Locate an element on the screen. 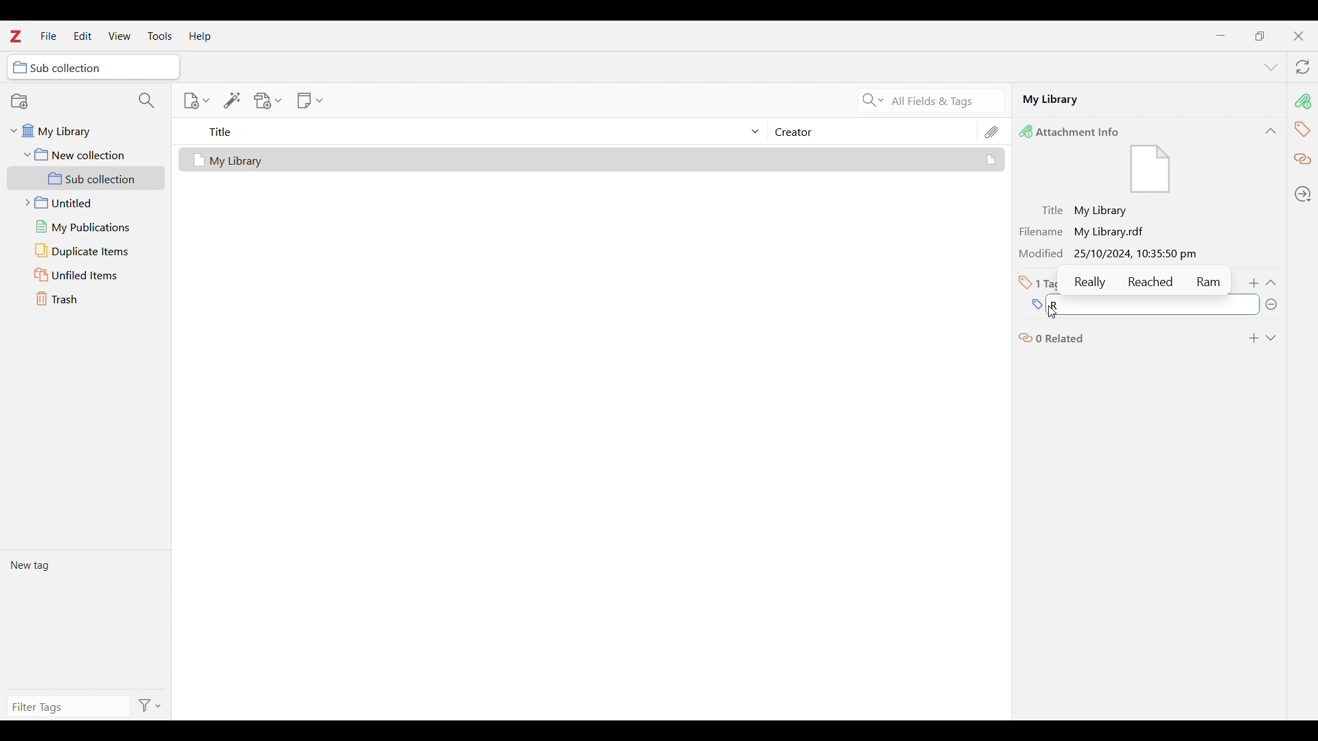 This screenshot has height=741, width=1318. Duplicate items folder is located at coordinates (86, 251).